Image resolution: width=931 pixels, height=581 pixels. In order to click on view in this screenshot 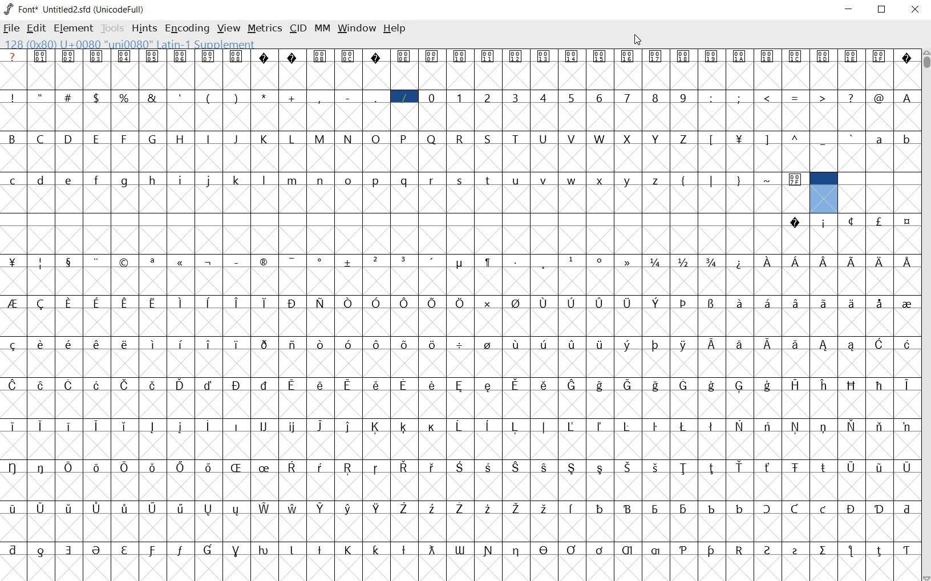, I will do `click(229, 28)`.